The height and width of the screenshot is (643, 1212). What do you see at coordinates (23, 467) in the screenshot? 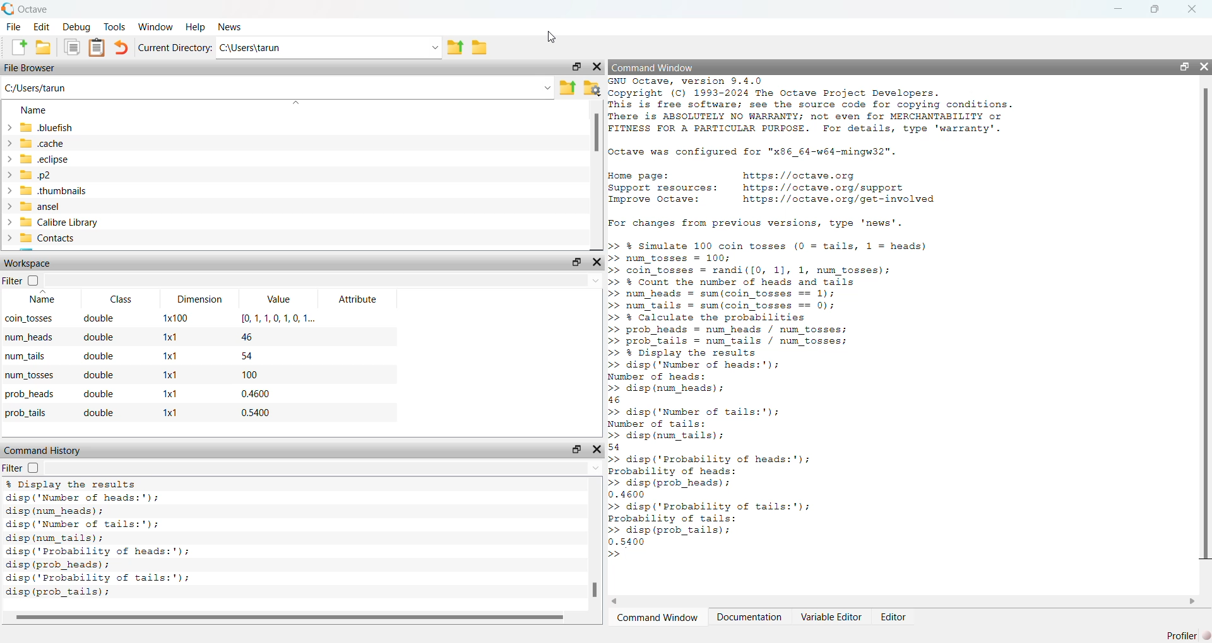
I see `Filter` at bounding box center [23, 467].